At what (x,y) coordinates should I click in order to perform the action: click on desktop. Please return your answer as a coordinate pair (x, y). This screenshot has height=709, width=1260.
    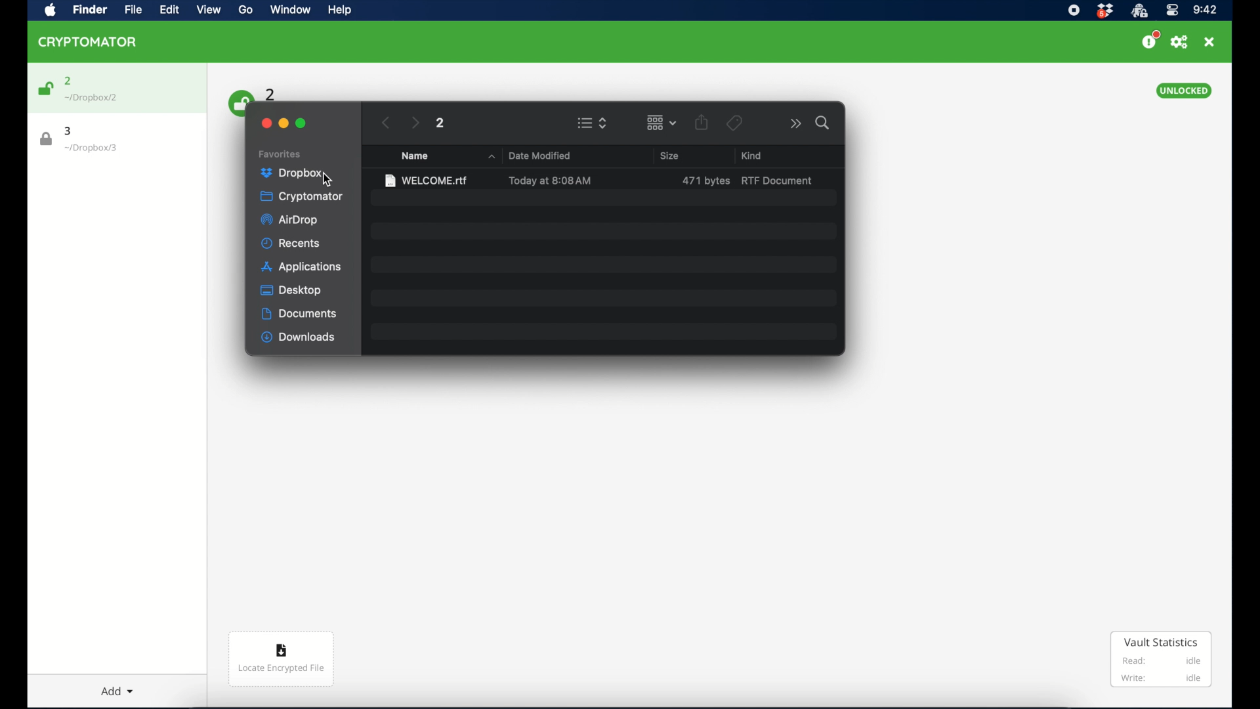
    Looking at the image, I should click on (292, 290).